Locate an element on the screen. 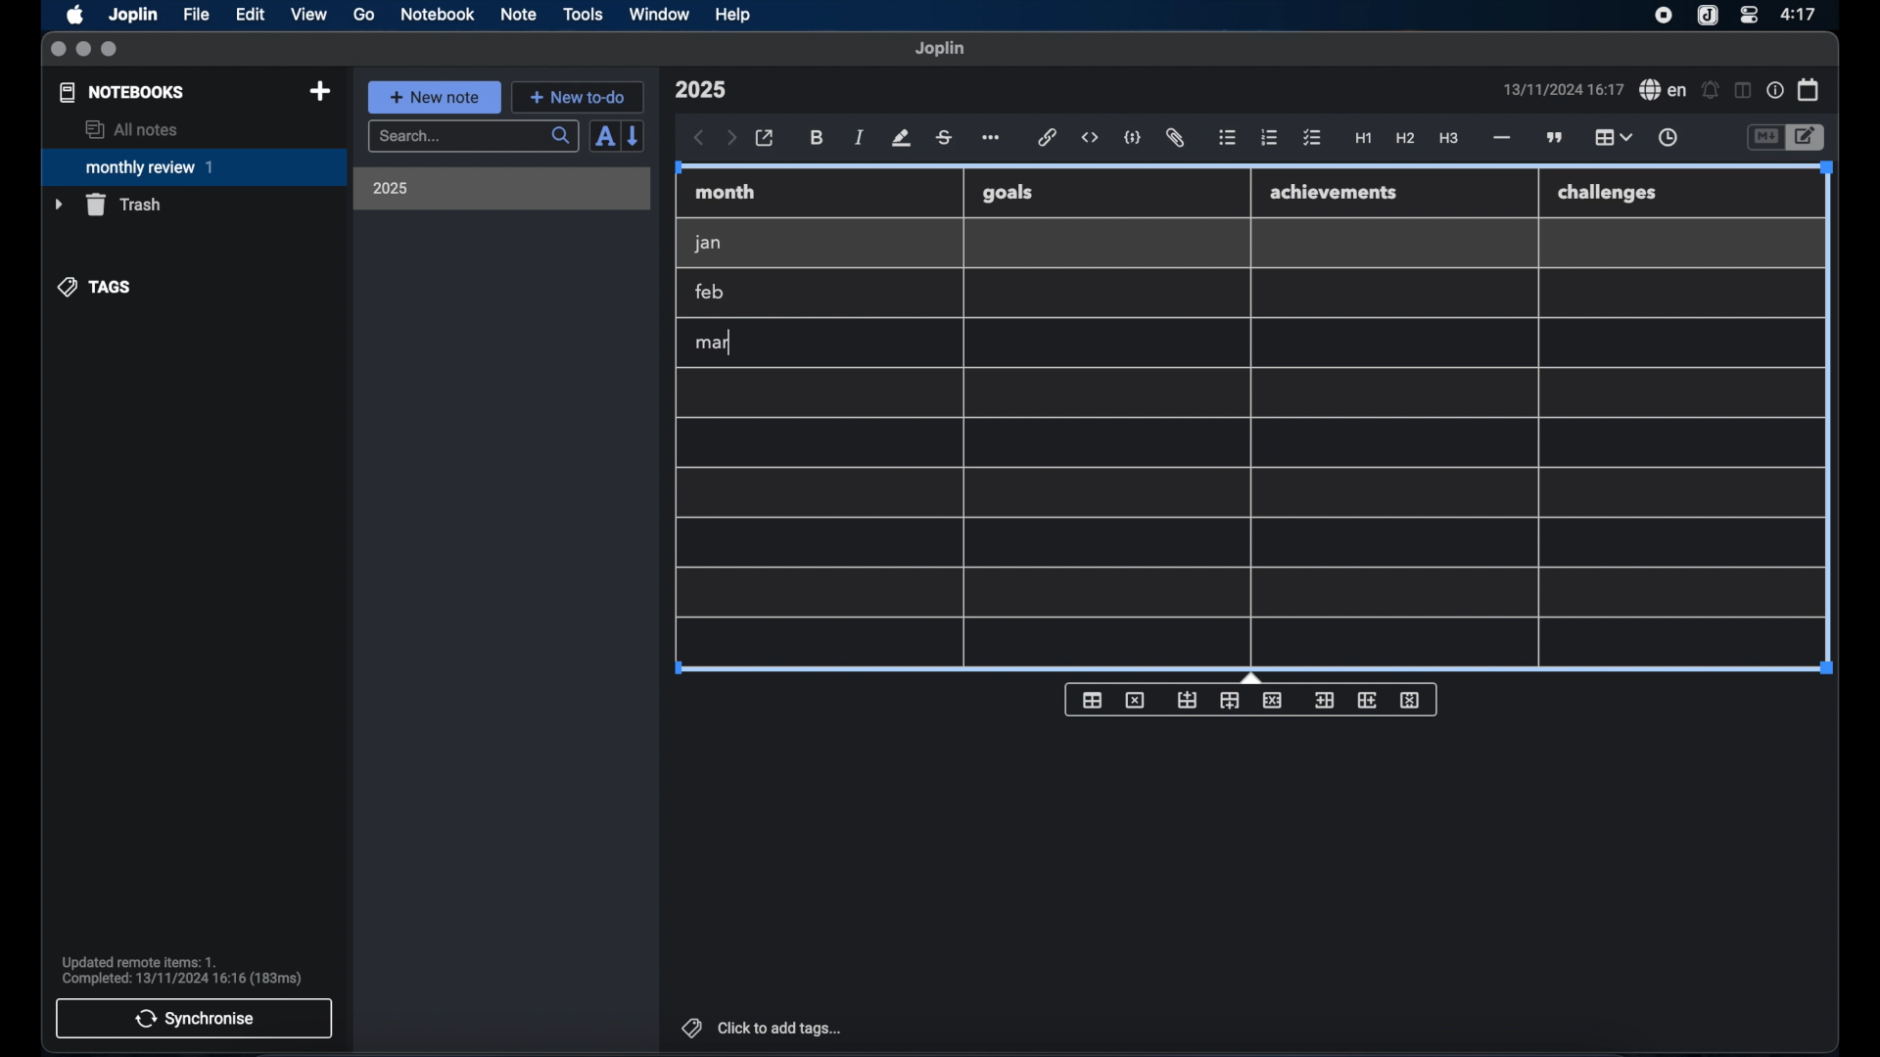 This screenshot has width=1880, height=1057. hyperlink is located at coordinates (1048, 137).